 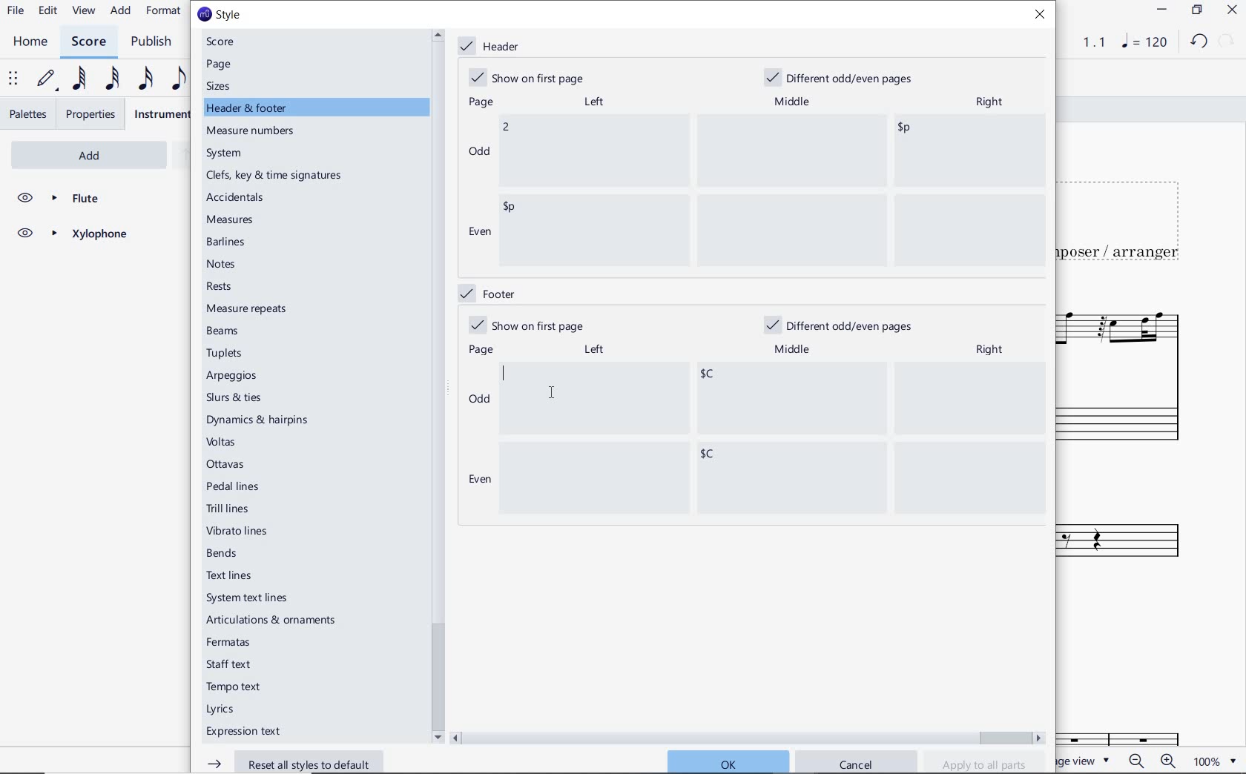 I want to click on beams, so click(x=226, y=331).